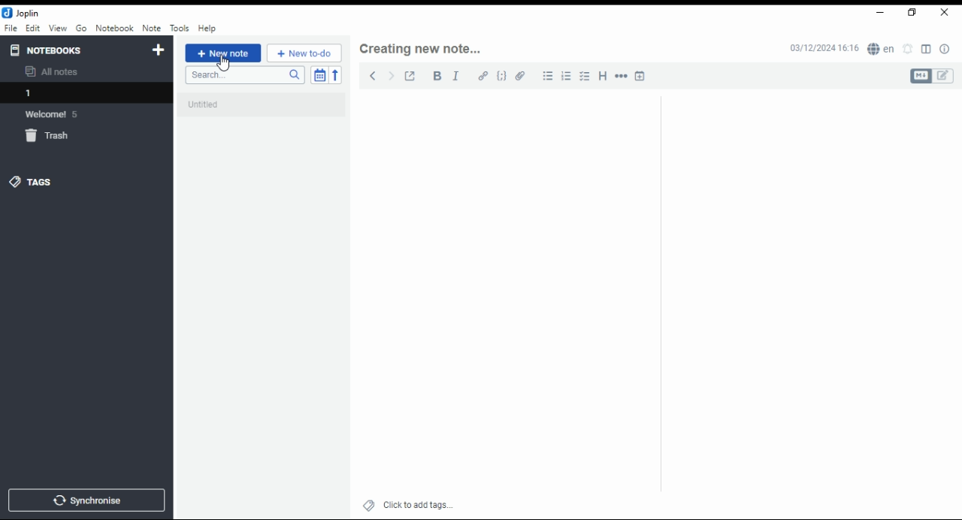 Image resolution: width=962 pixels, height=520 pixels. What do you see at coordinates (909, 49) in the screenshot?
I see `set alarm` at bounding box center [909, 49].